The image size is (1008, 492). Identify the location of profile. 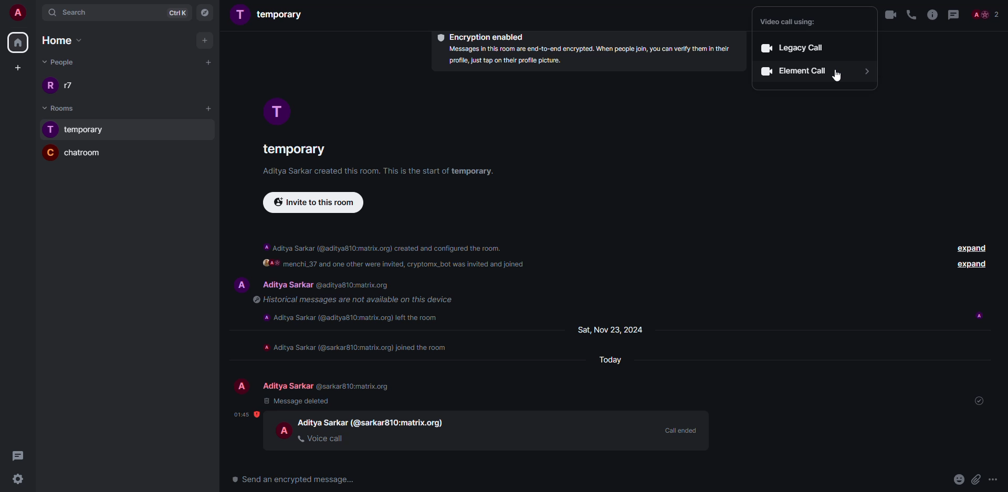
(283, 430).